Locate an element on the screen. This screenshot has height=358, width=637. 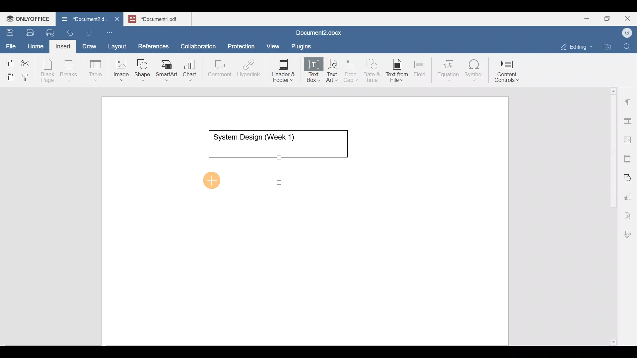
Shape is located at coordinates (143, 67).